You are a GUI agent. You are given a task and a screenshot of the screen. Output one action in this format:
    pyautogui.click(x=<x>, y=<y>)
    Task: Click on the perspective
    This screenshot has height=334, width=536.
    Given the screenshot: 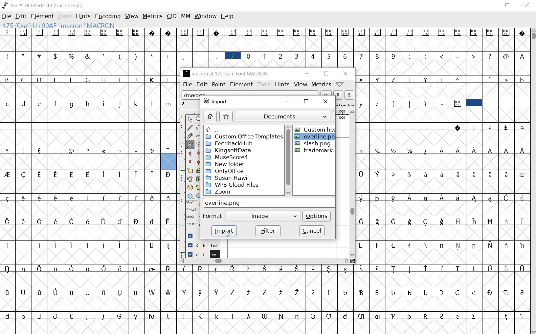 What is the action you would take?
    pyautogui.click(x=198, y=187)
    